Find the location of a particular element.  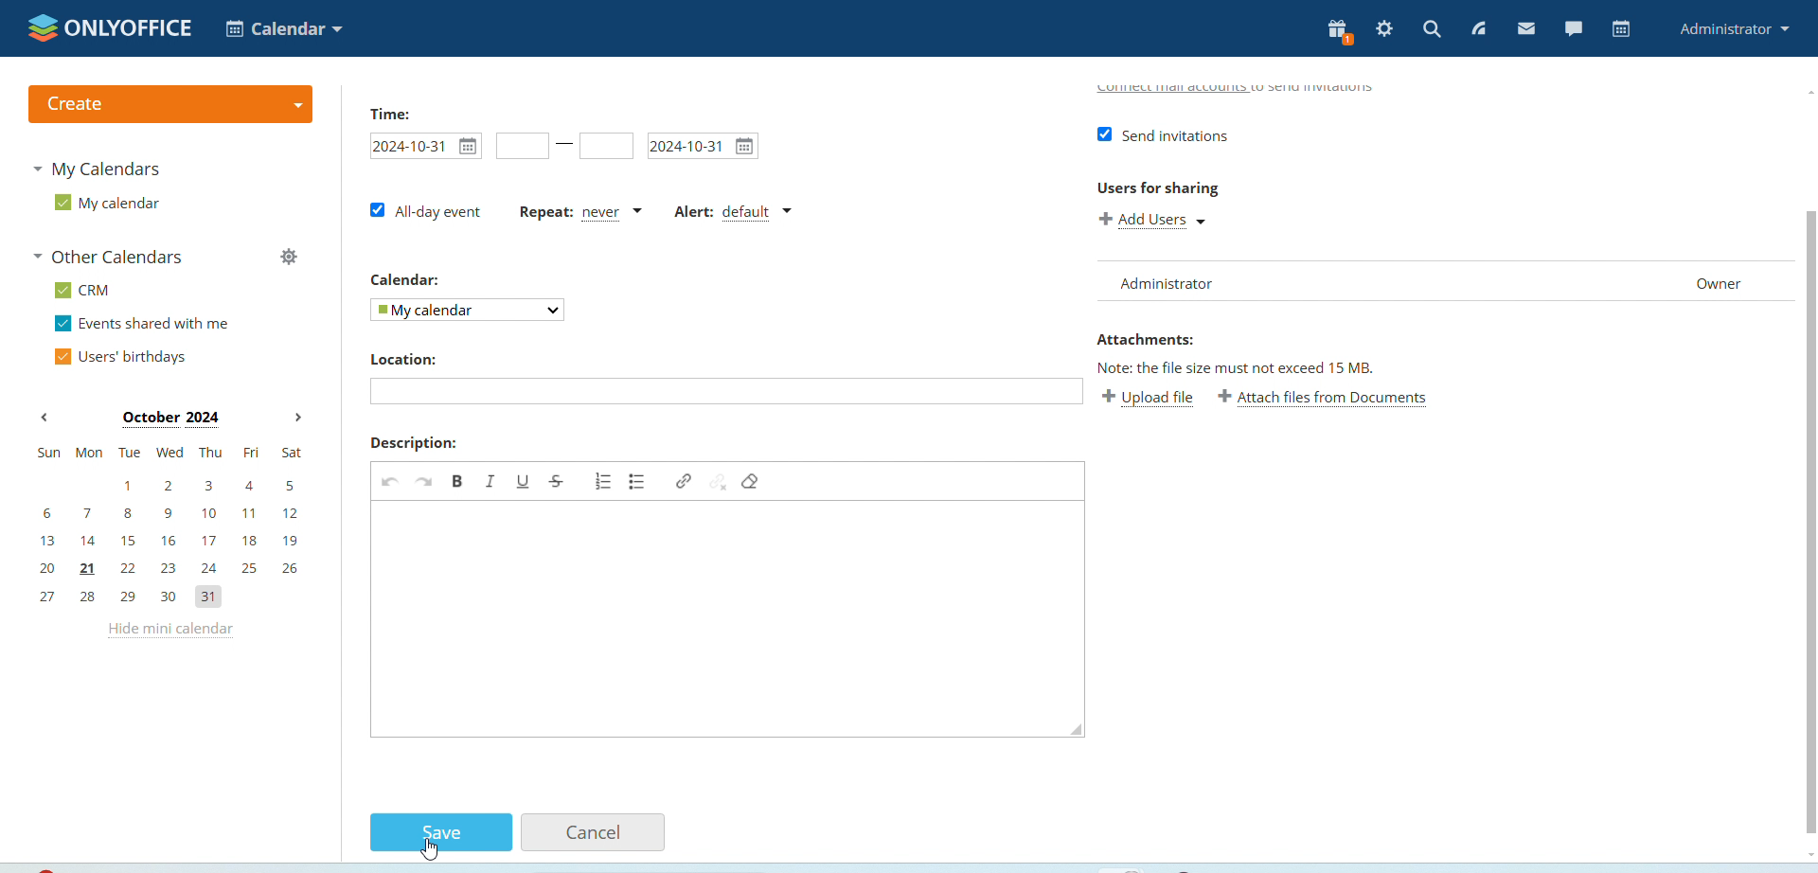

my calendar is located at coordinates (113, 202).